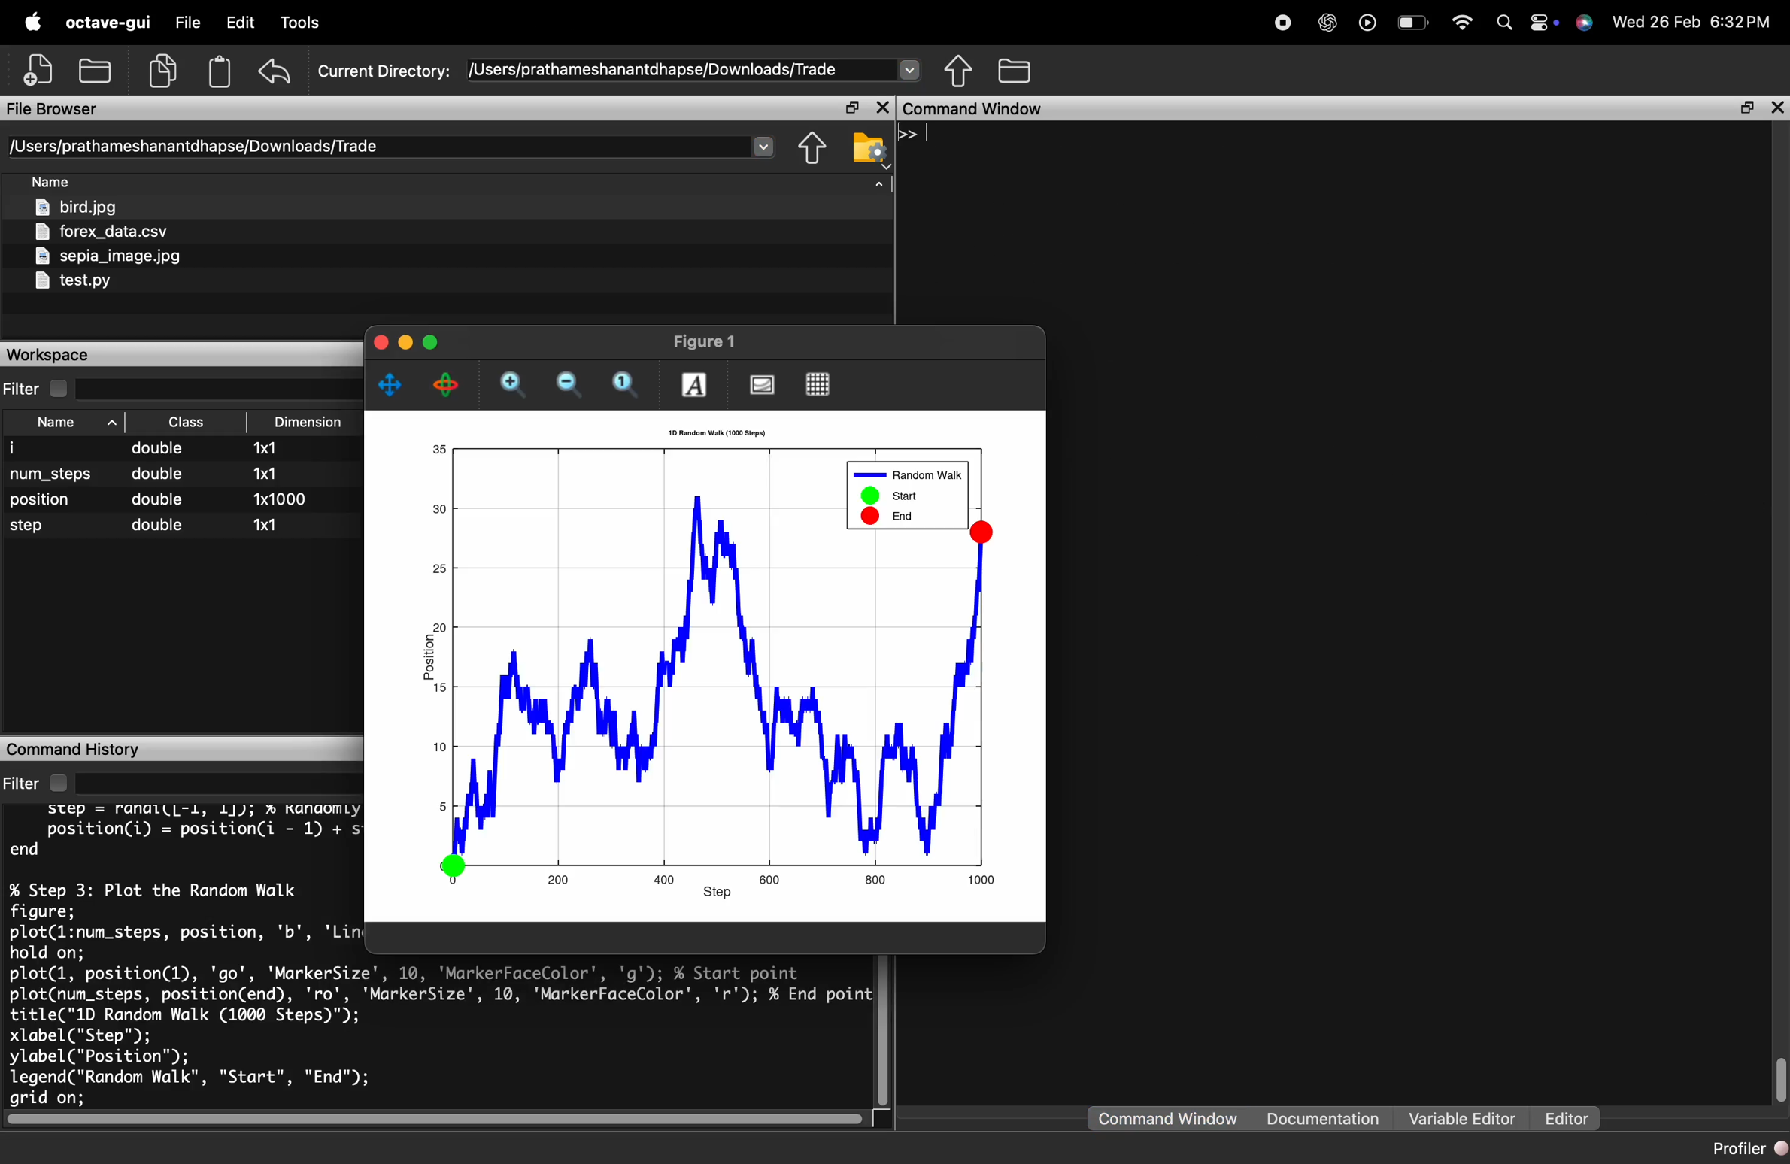 The image size is (1790, 1164). Describe the element at coordinates (1566, 1120) in the screenshot. I see `editor` at that location.